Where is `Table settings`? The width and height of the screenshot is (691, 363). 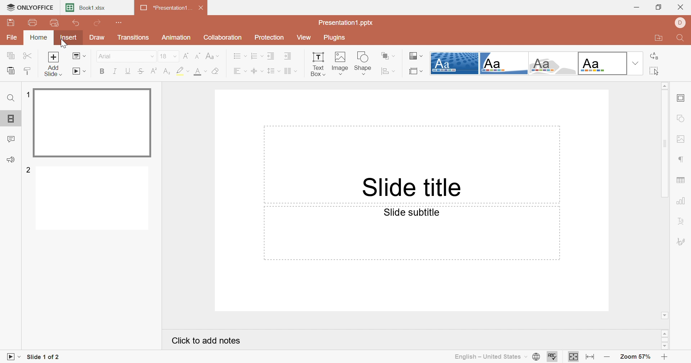 Table settings is located at coordinates (681, 181).